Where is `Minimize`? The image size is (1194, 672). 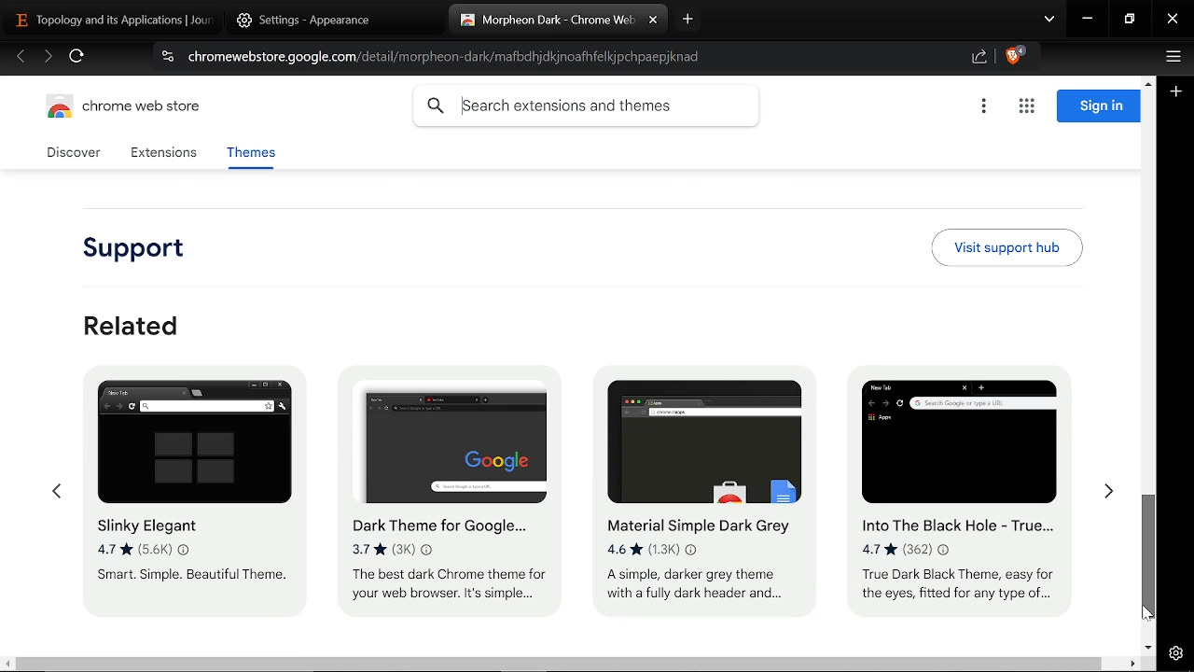
Minimize is located at coordinates (1088, 21).